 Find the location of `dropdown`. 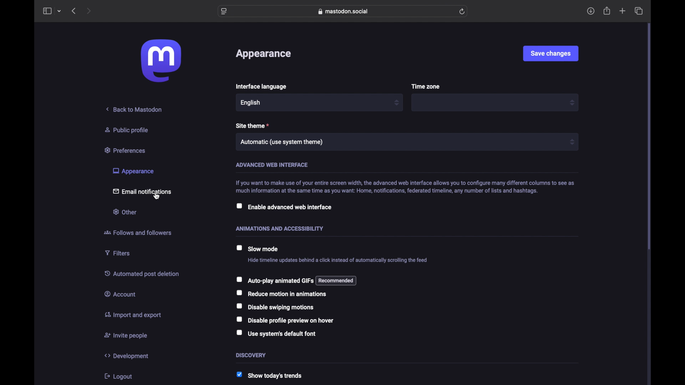

dropdown is located at coordinates (572, 103).